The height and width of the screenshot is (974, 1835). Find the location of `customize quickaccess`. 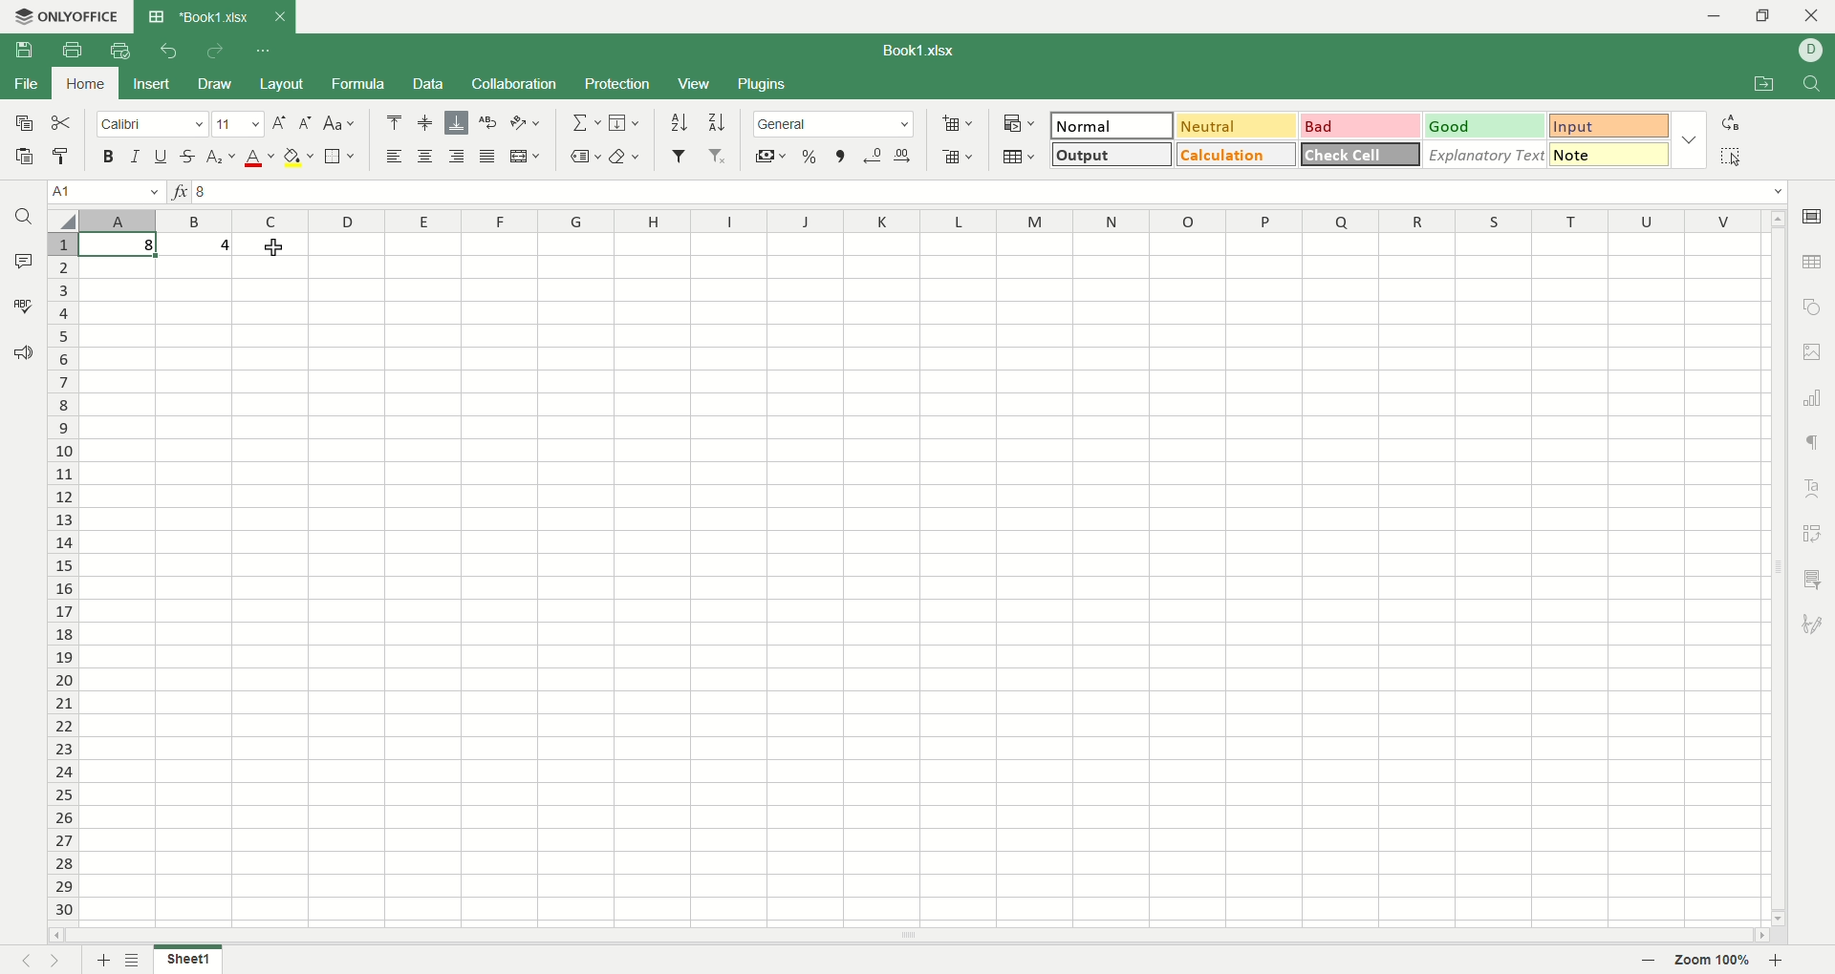

customize quickaccess is located at coordinates (265, 51).